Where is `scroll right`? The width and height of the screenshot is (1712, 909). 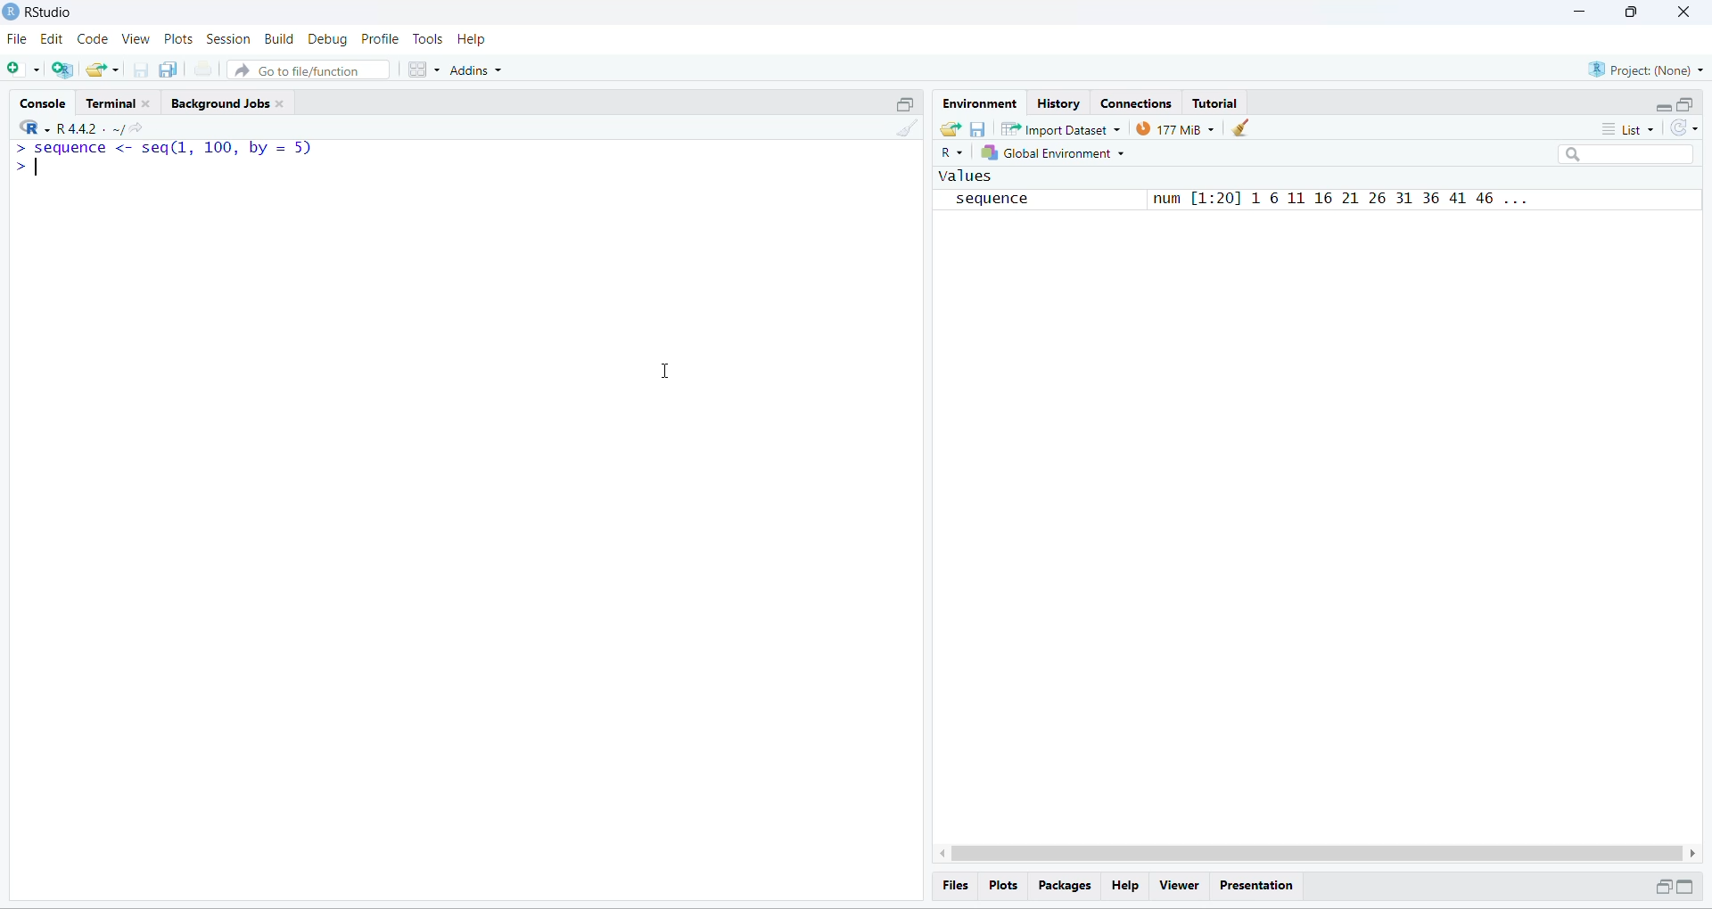
scroll right is located at coordinates (1694, 854).